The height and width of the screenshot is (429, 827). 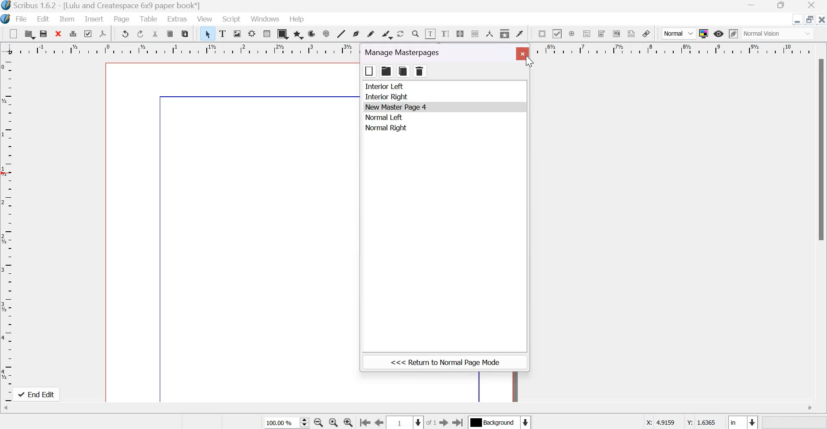 I want to click on copy, so click(x=171, y=34).